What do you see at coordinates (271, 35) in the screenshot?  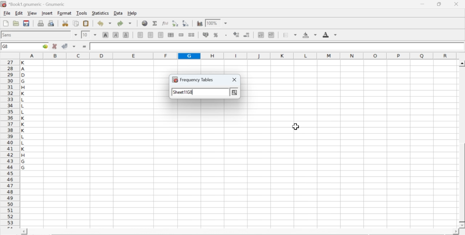 I see `increase indent` at bounding box center [271, 35].